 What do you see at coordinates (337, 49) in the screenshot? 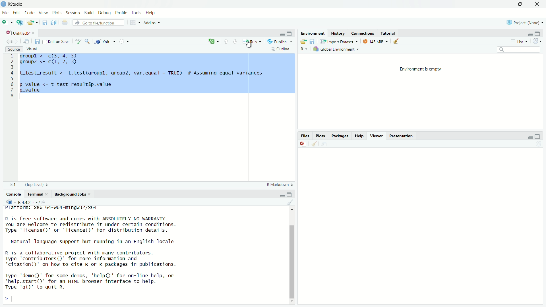
I see `Global Environment` at bounding box center [337, 49].